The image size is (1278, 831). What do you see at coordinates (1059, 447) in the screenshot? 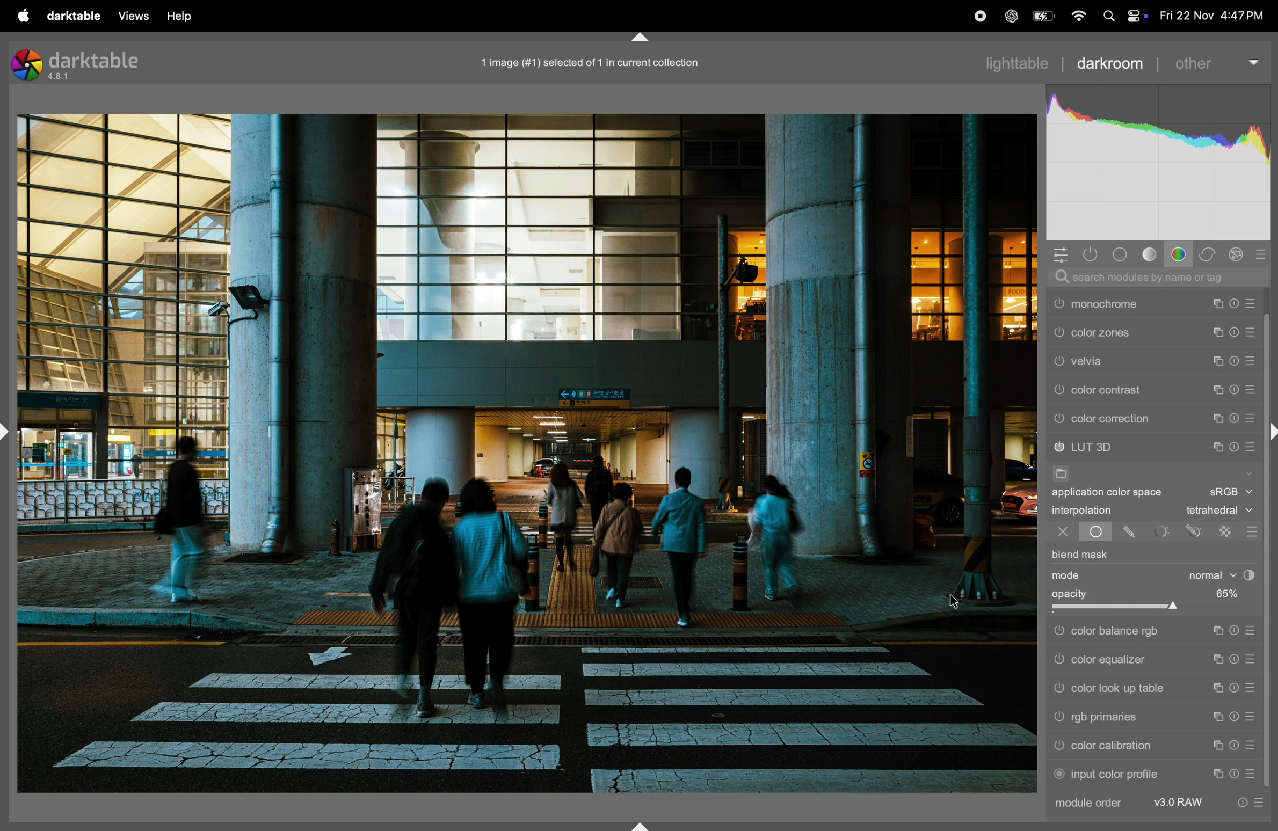
I see `LUT 3D switched off` at bounding box center [1059, 447].